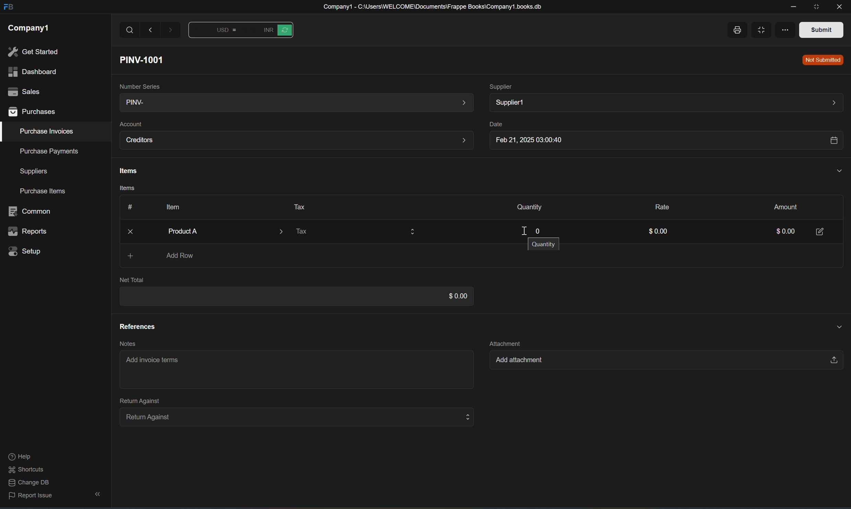 Image resolution: width=851 pixels, height=509 pixels. Describe the element at coordinates (132, 232) in the screenshot. I see `Close` at that location.